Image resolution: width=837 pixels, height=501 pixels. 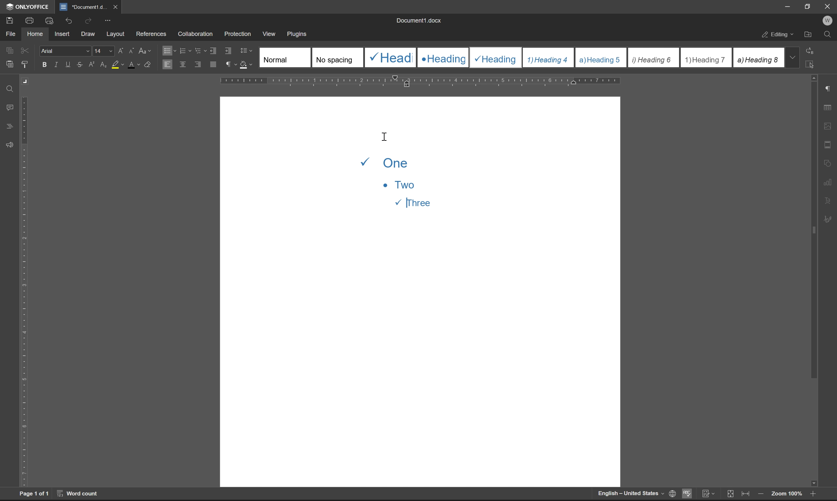 What do you see at coordinates (239, 33) in the screenshot?
I see `protection` at bounding box center [239, 33].